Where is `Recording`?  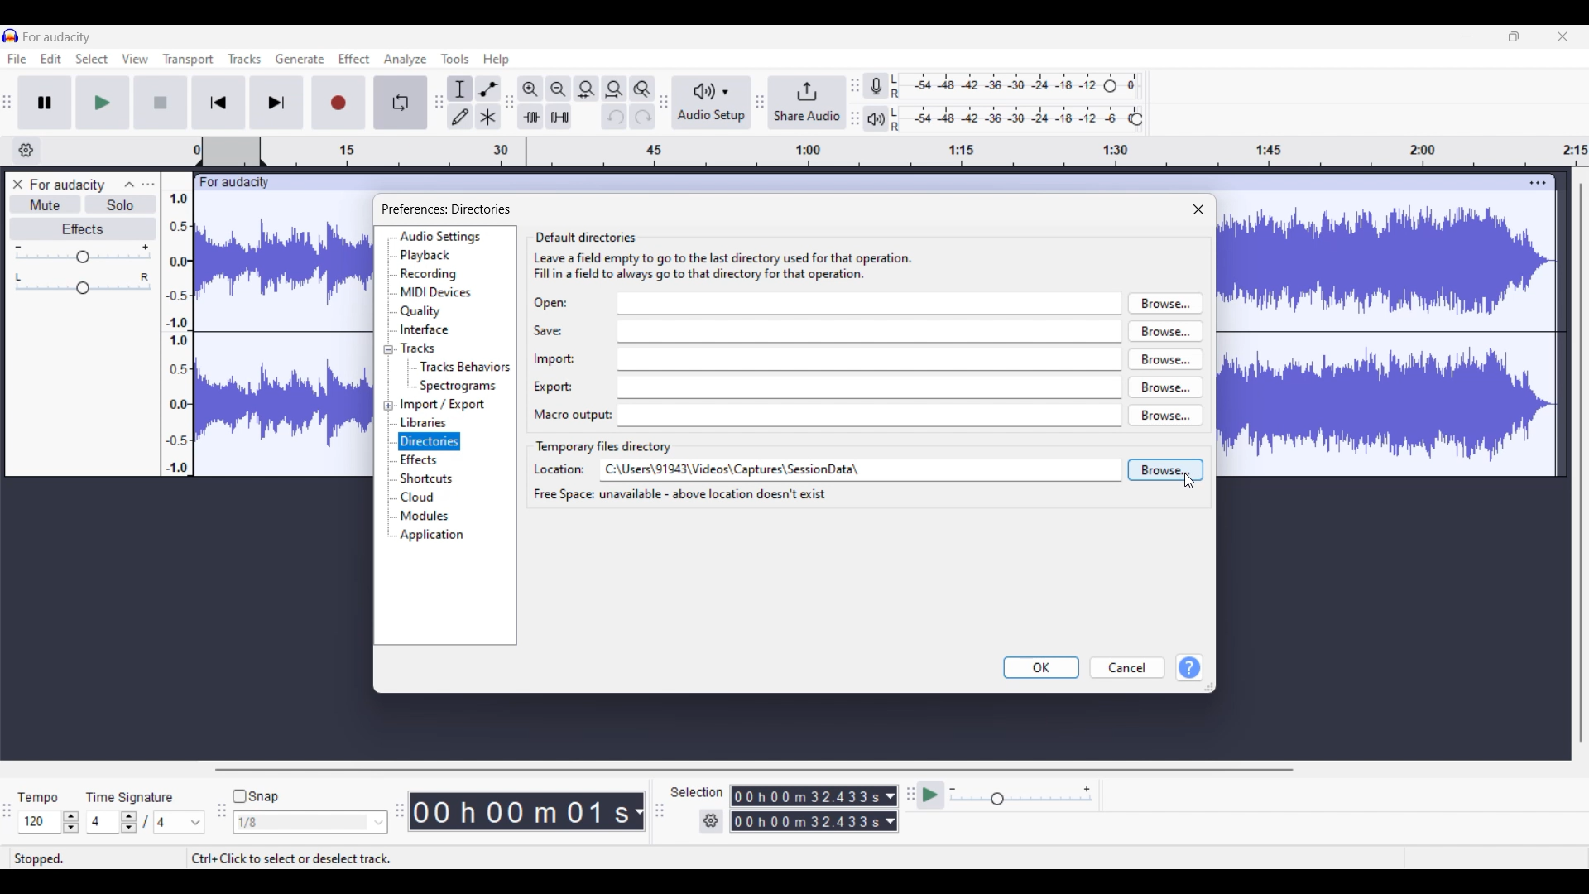 Recording is located at coordinates (428, 274).